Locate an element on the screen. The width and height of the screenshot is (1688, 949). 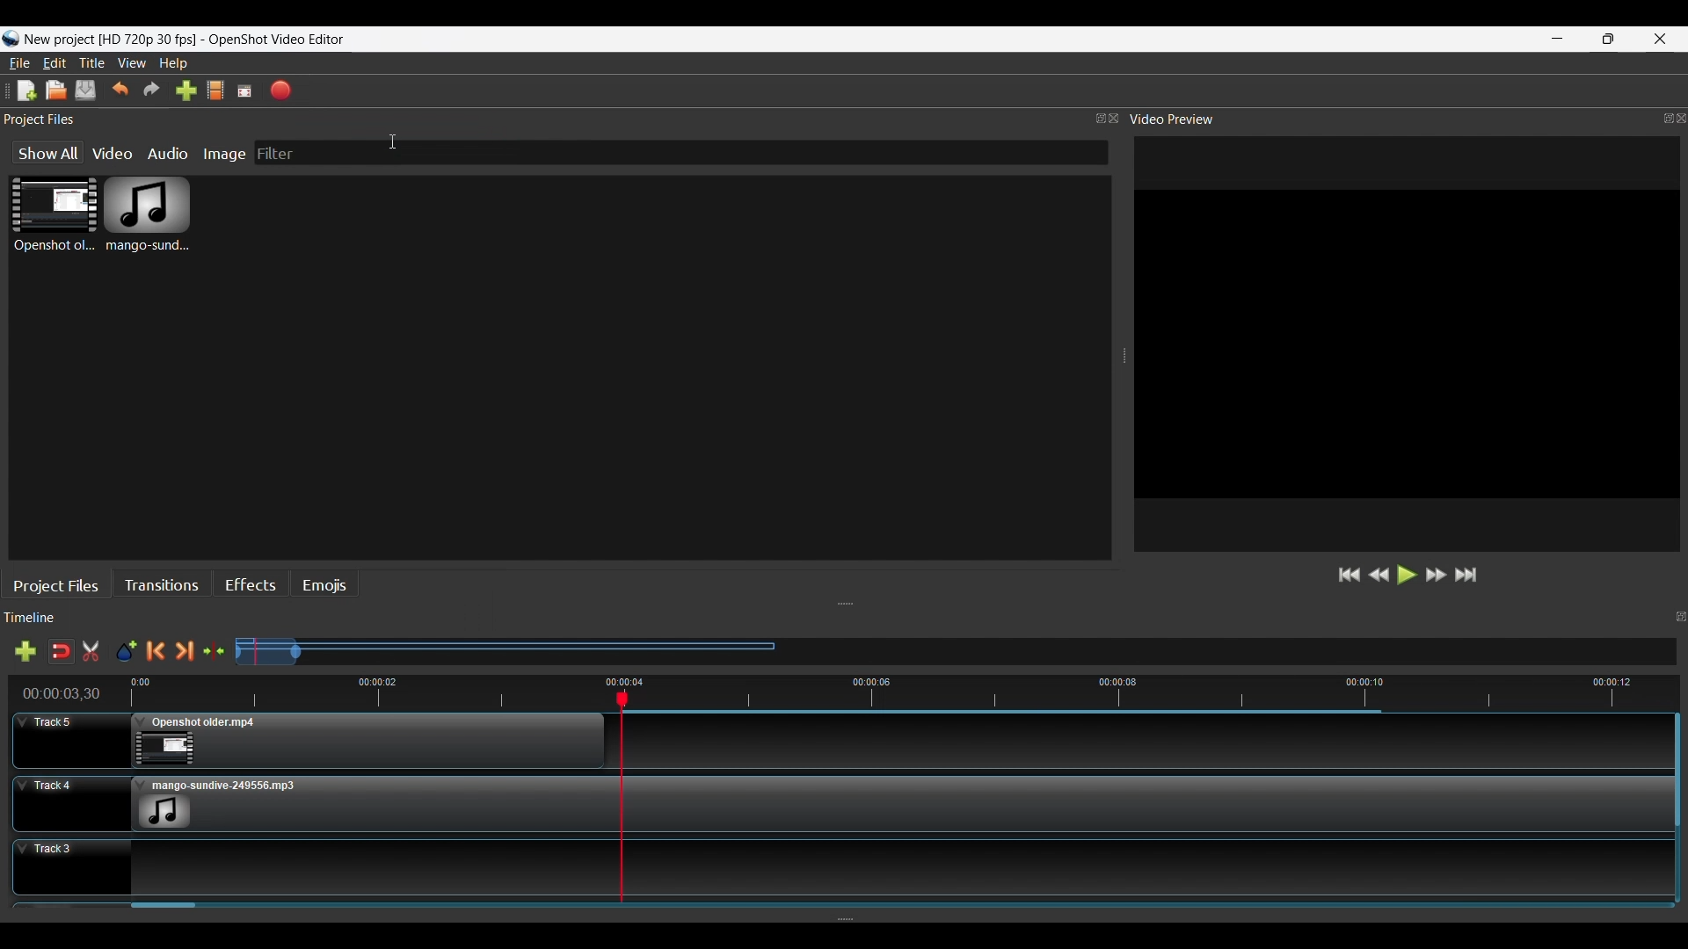
track 4 is located at coordinates (1151, 743).